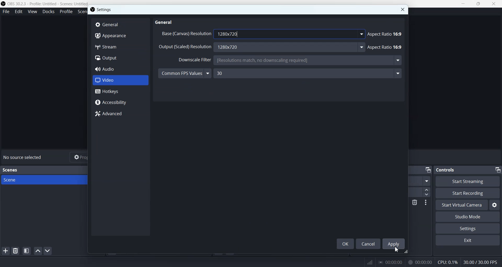  Describe the element at coordinates (48, 12) in the screenshot. I see `Docks` at that location.